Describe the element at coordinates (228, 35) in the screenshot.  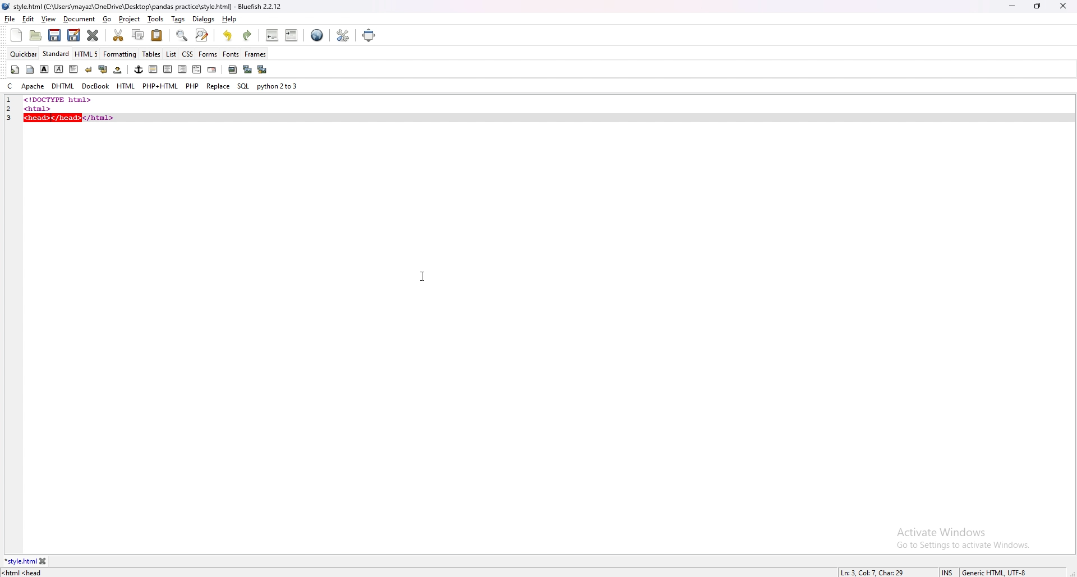
I see `undo` at that location.